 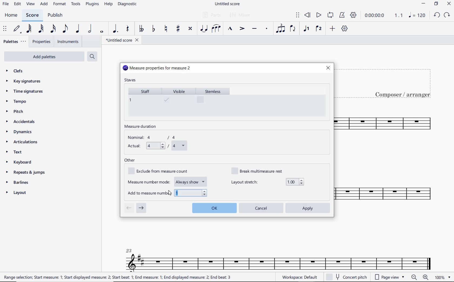 I want to click on ok, so click(x=214, y=207).